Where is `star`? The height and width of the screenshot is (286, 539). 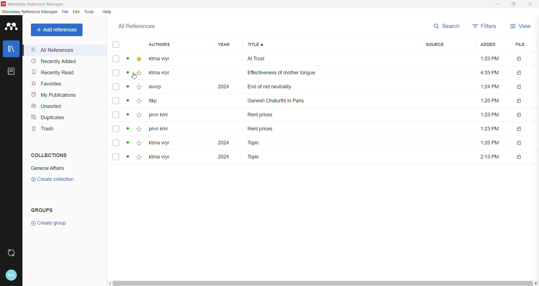
star is located at coordinates (138, 102).